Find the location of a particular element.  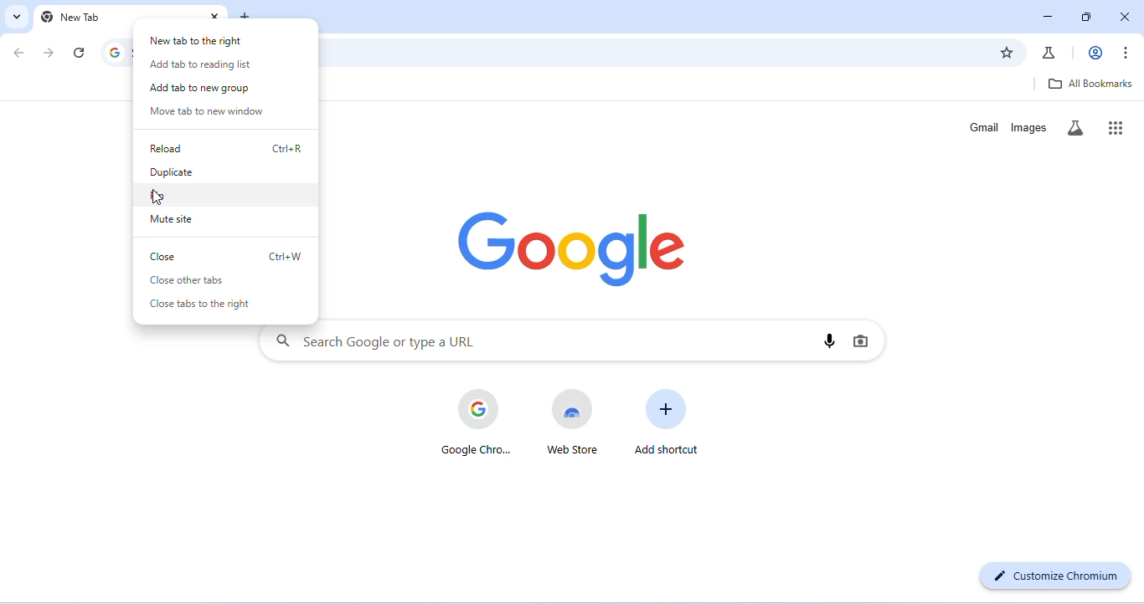

search google or type a URL is located at coordinates (116, 53).